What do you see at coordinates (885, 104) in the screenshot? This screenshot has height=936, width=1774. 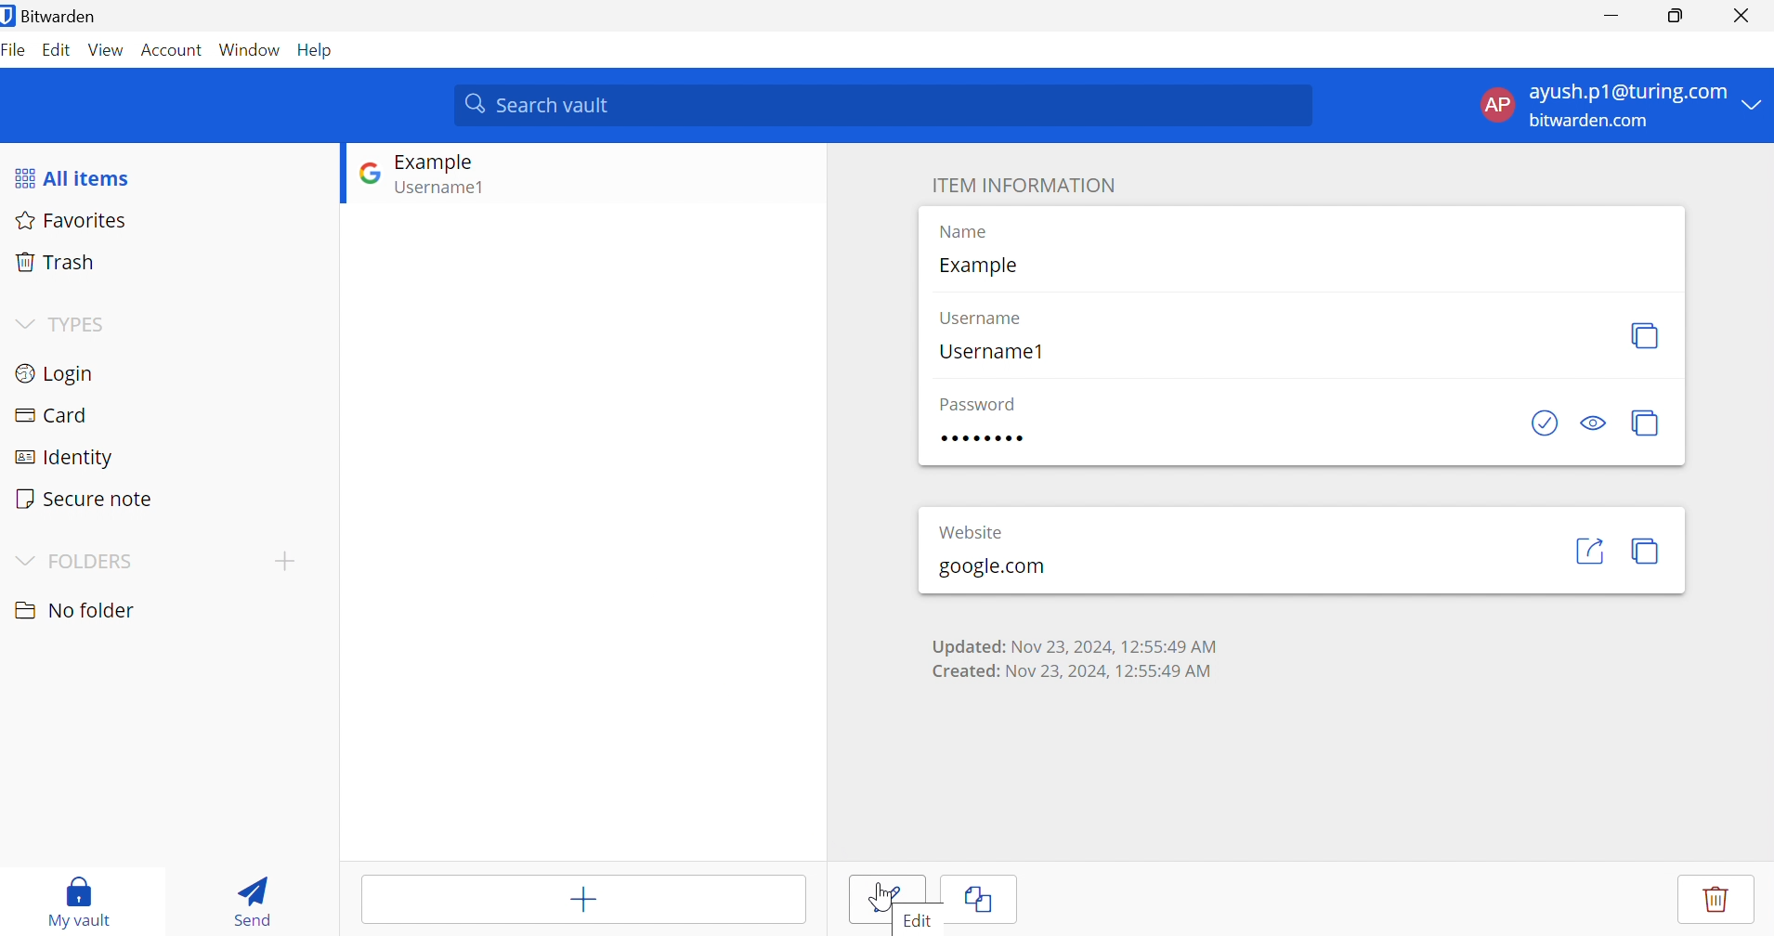 I see `Search vault` at bounding box center [885, 104].